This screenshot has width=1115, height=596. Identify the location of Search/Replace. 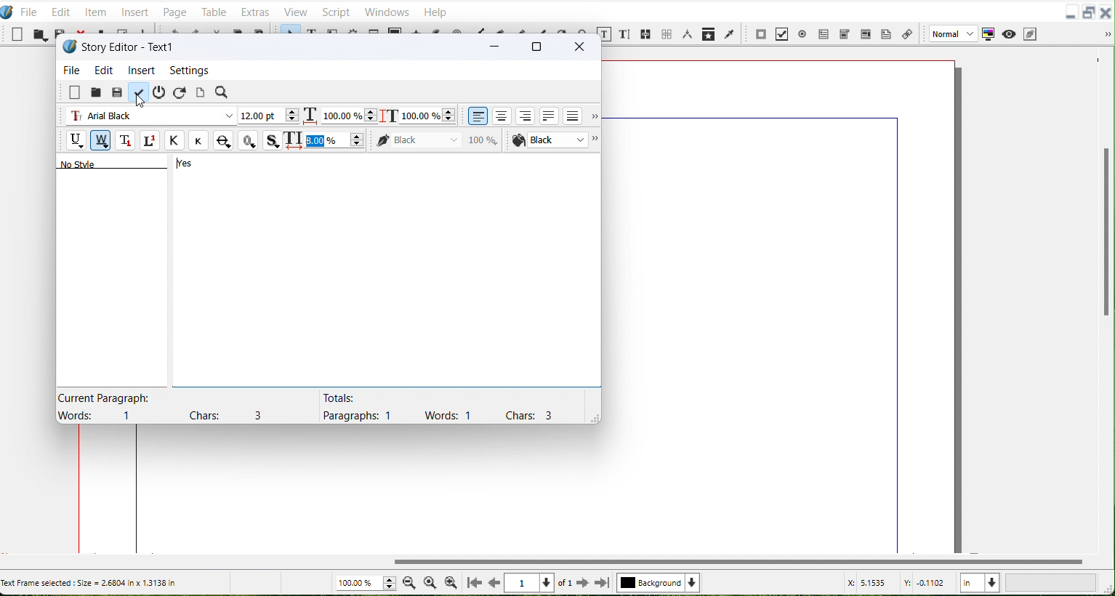
(223, 92).